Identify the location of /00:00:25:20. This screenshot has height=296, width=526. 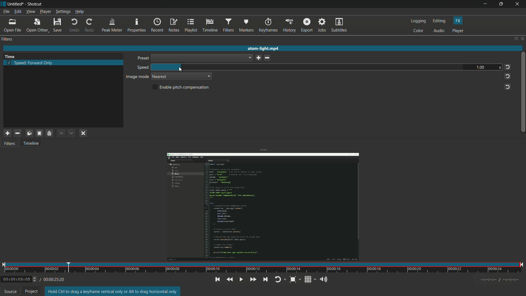
(54, 279).